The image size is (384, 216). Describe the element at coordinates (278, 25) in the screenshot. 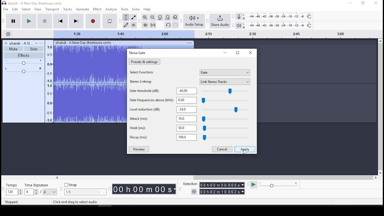

I see `playback level ` at that location.